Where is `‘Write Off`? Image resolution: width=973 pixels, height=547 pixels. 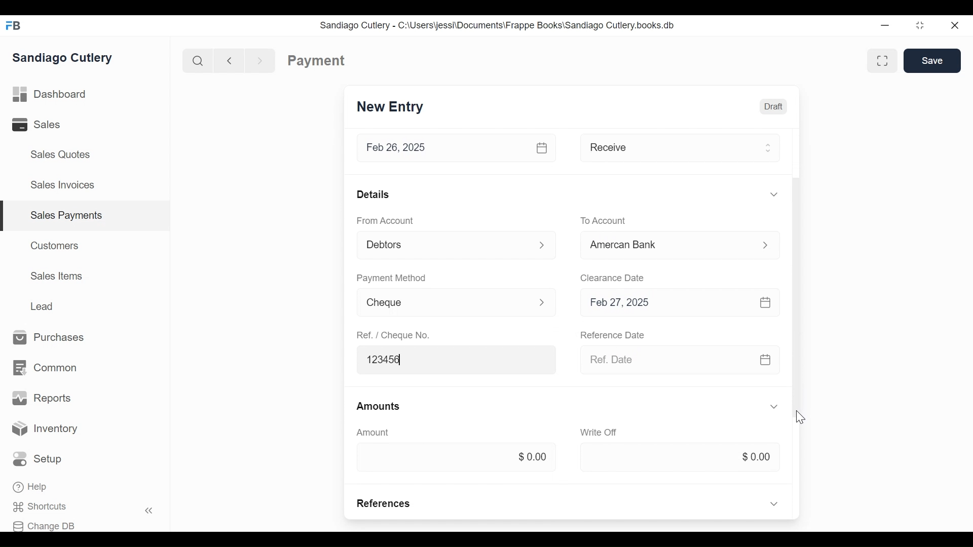
‘Write Off is located at coordinates (600, 432).